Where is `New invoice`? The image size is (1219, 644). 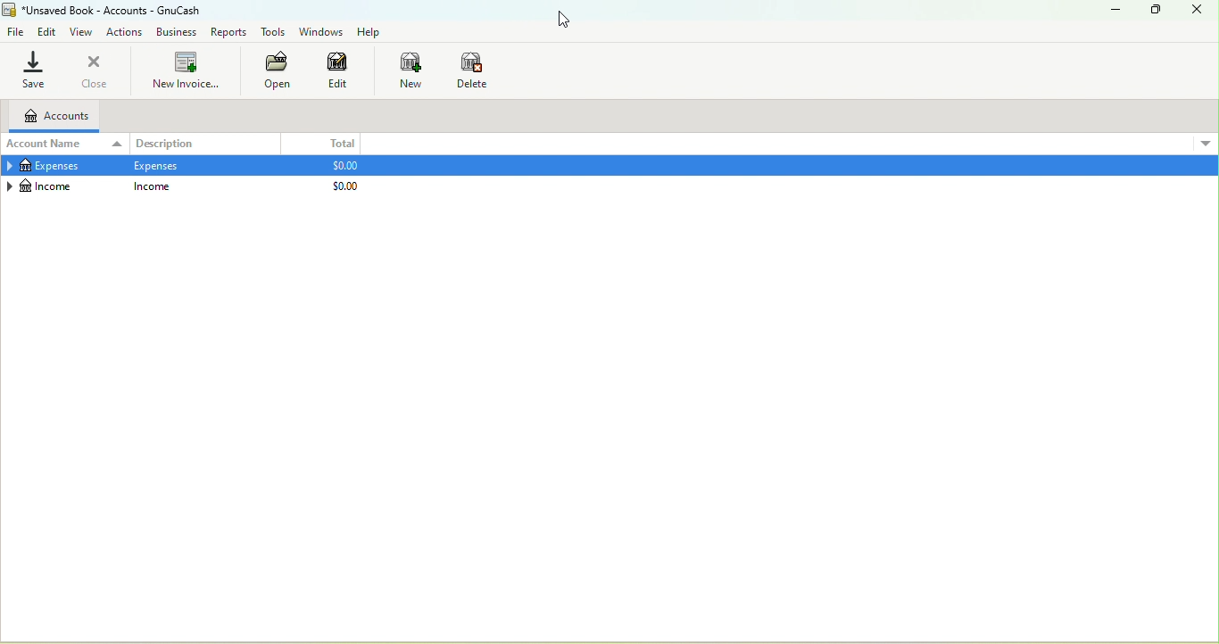 New invoice is located at coordinates (186, 70).